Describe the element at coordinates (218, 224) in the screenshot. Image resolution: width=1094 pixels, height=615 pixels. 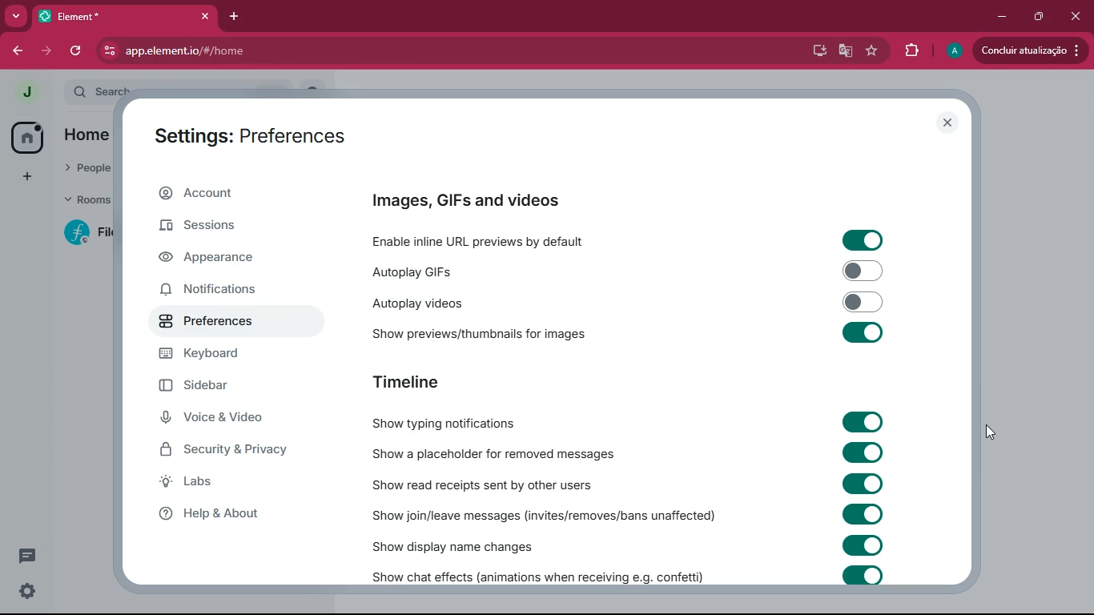
I see `sessions` at that location.